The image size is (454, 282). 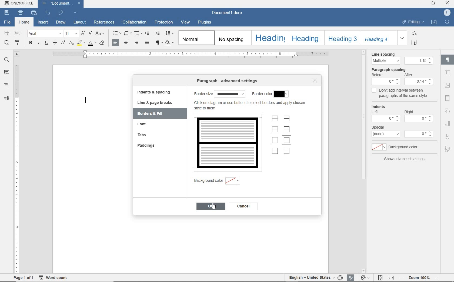 What do you see at coordinates (158, 33) in the screenshot?
I see `increase indent` at bounding box center [158, 33].